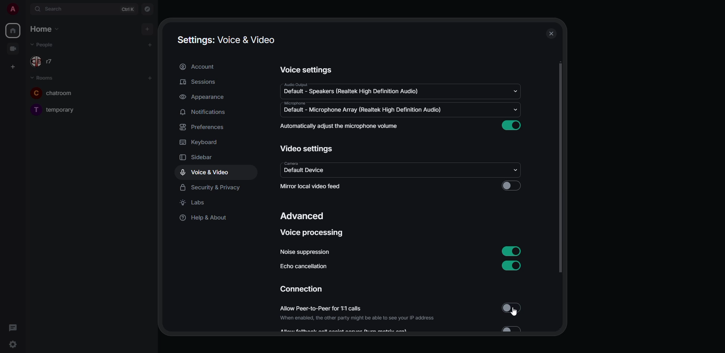  Describe the element at coordinates (203, 218) in the screenshot. I see `help & about` at that location.